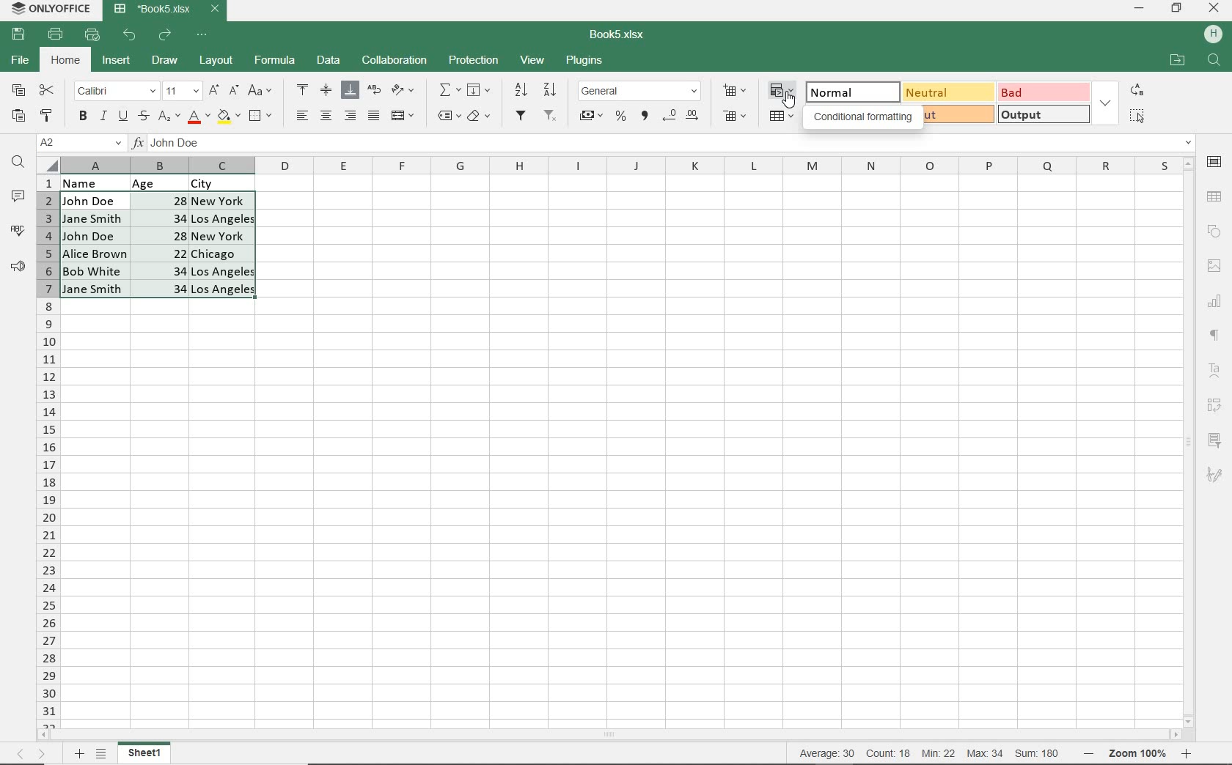  What do you see at coordinates (18, 117) in the screenshot?
I see `PASTE` at bounding box center [18, 117].